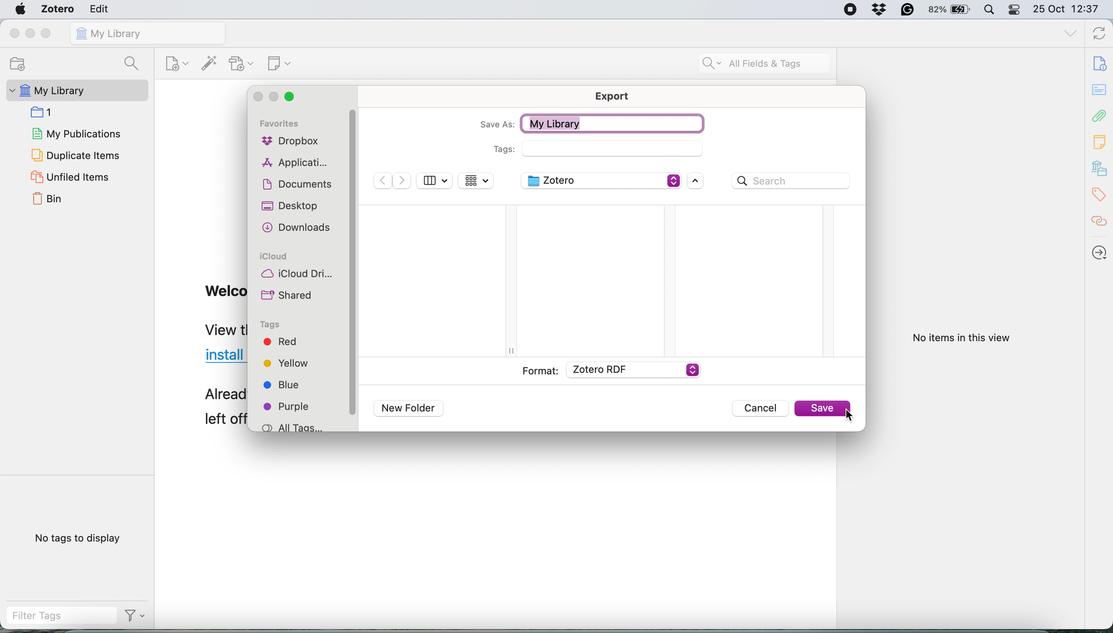  Describe the element at coordinates (292, 343) in the screenshot. I see `Red` at that location.